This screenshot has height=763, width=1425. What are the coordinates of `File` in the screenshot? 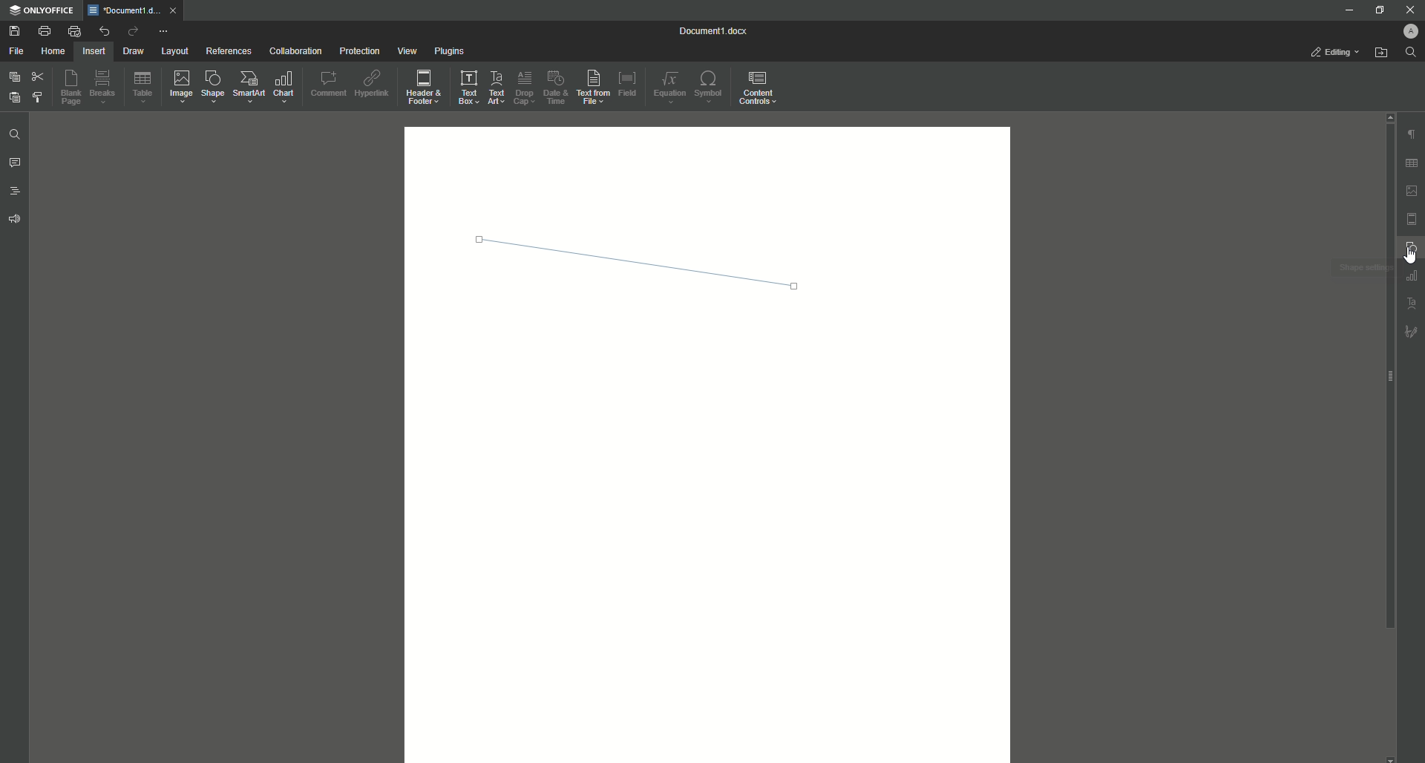 It's located at (17, 52).